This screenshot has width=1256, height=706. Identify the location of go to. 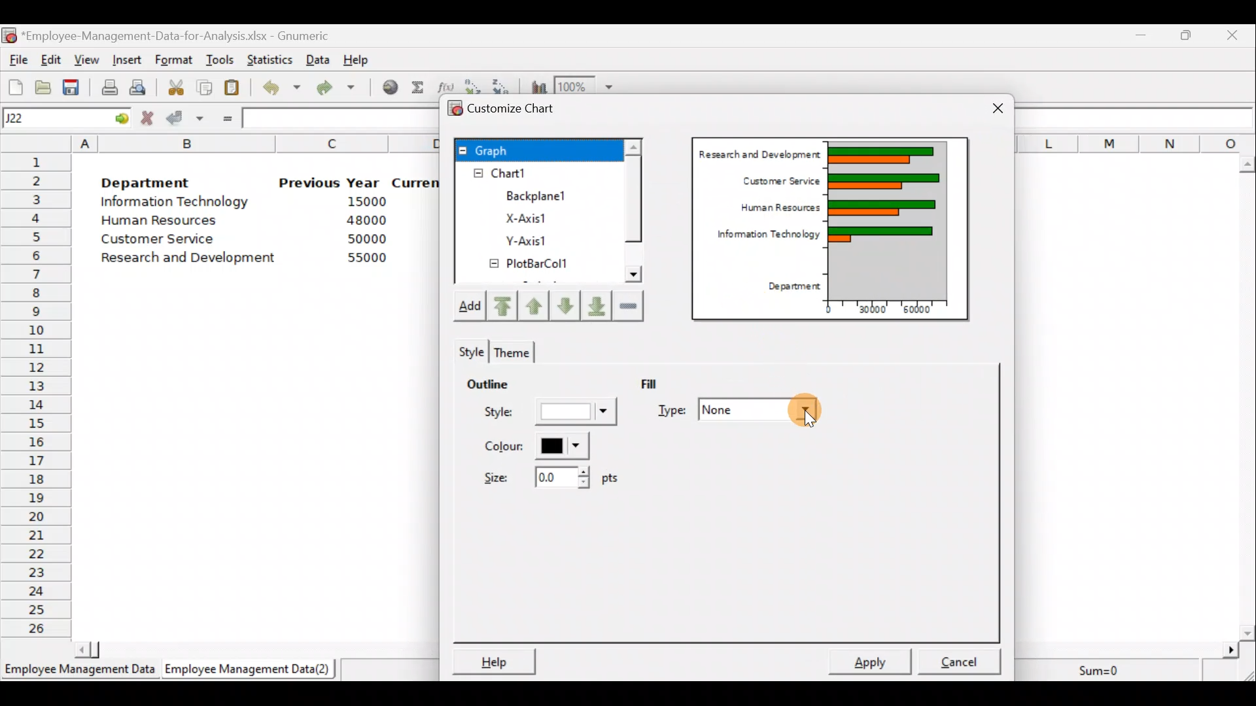
(120, 118).